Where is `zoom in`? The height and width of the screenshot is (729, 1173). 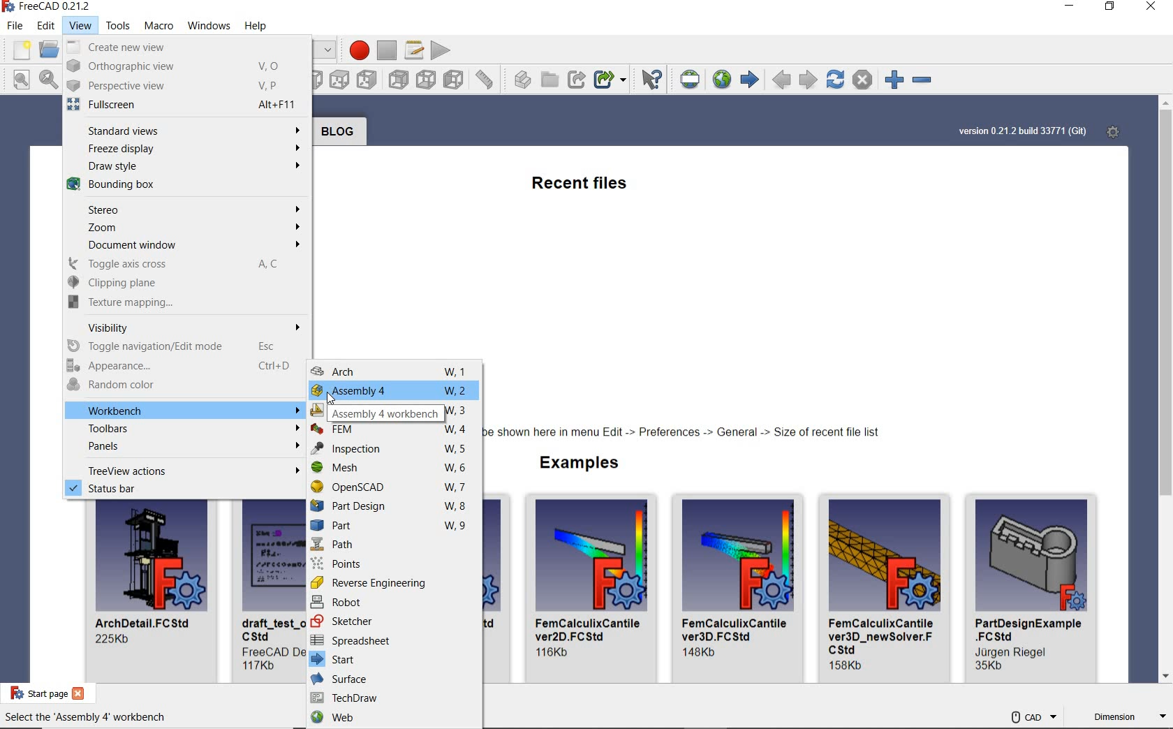
zoom in is located at coordinates (896, 80).